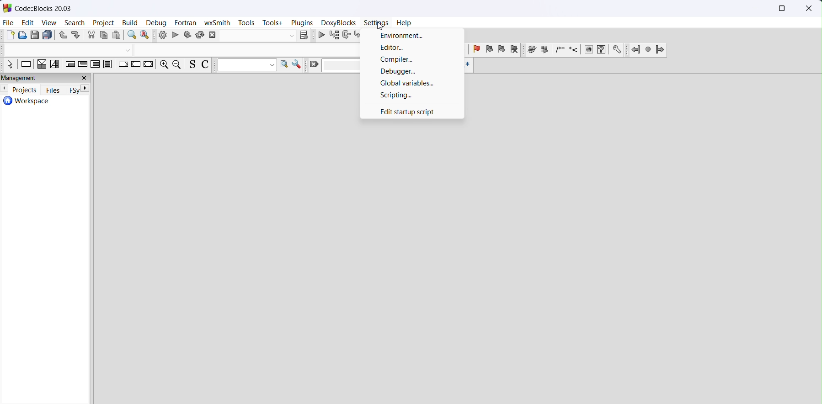 This screenshot has width=822, height=404. What do you see at coordinates (188, 35) in the screenshot?
I see `build and run` at bounding box center [188, 35].